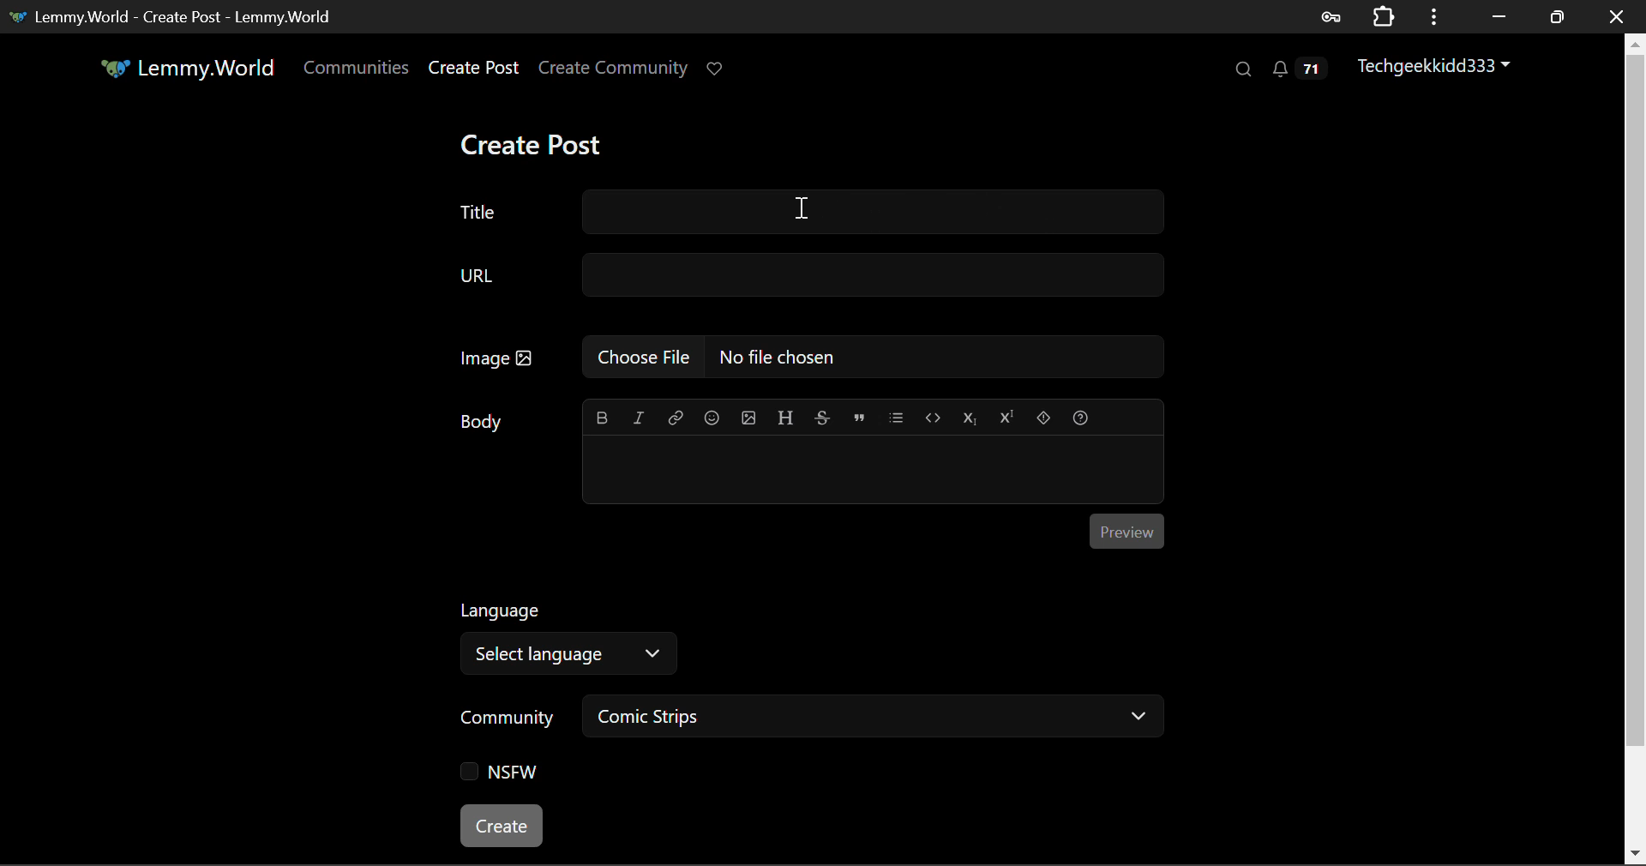 This screenshot has width=1646, height=866. I want to click on italic, so click(641, 413).